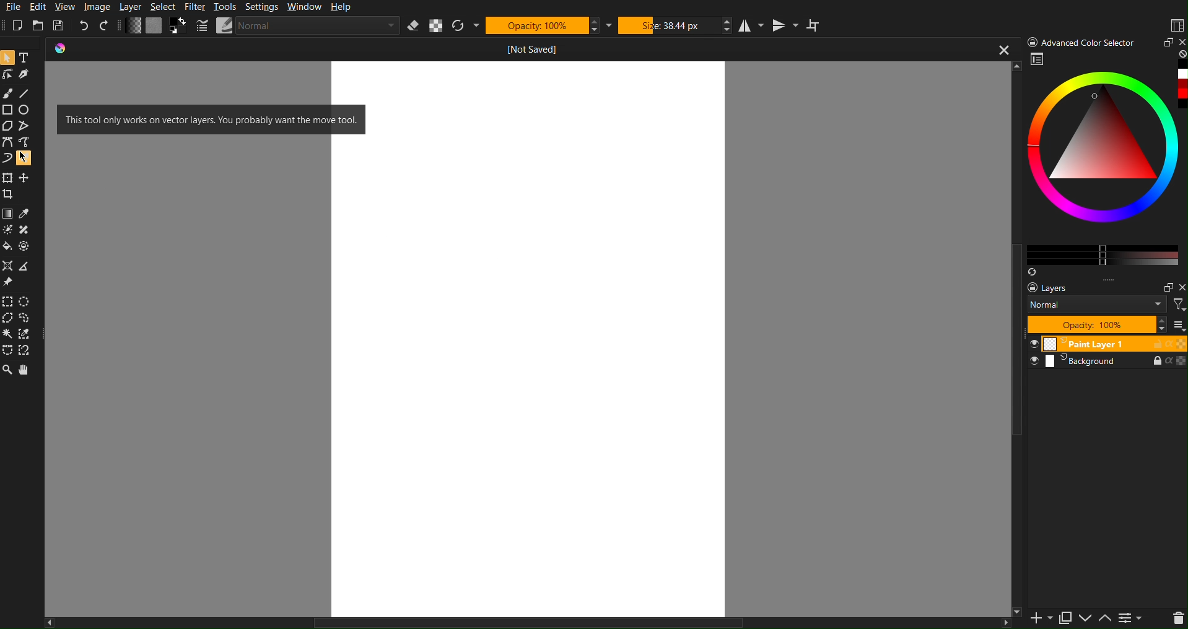 Image resolution: width=1188 pixels, height=629 pixels. I want to click on Brush, so click(9, 93).